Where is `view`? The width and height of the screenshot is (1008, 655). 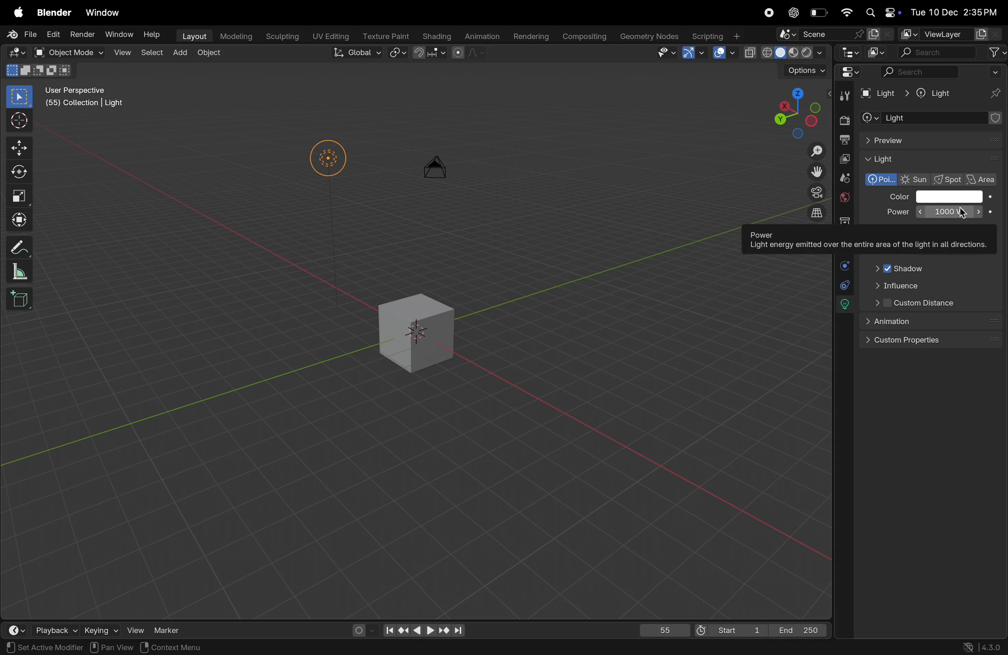 view is located at coordinates (121, 53).